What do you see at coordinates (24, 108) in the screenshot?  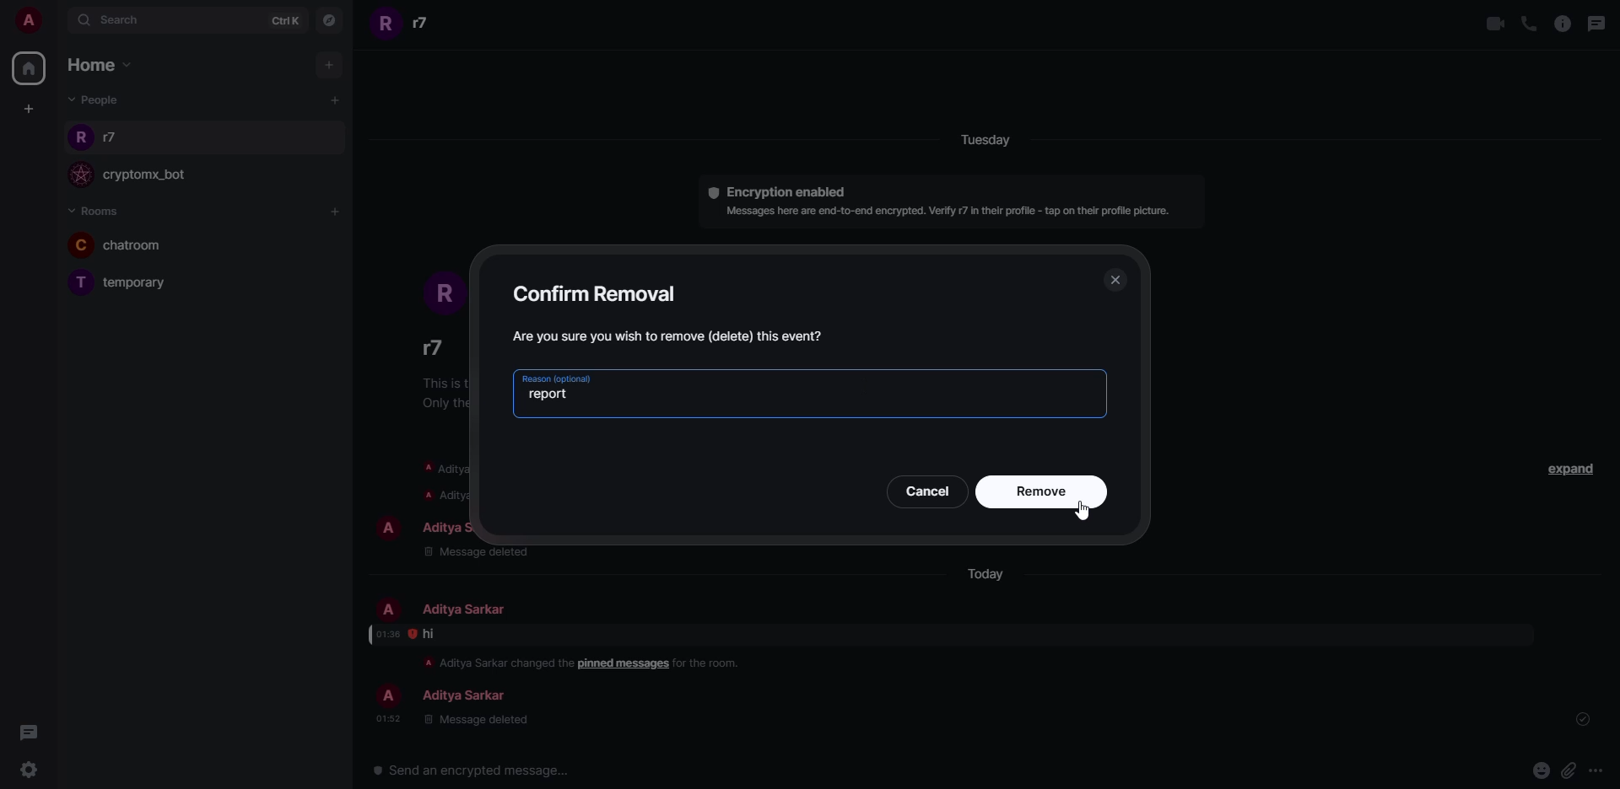 I see `create space` at bounding box center [24, 108].